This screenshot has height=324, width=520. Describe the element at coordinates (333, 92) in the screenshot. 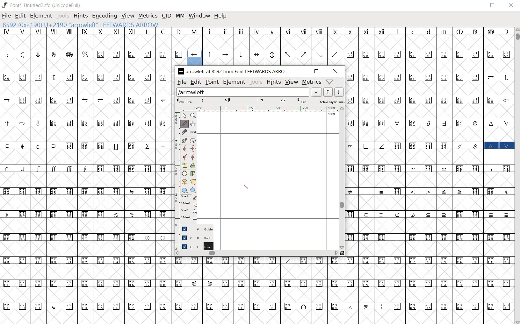

I see `show the next/previous word on the list` at that location.